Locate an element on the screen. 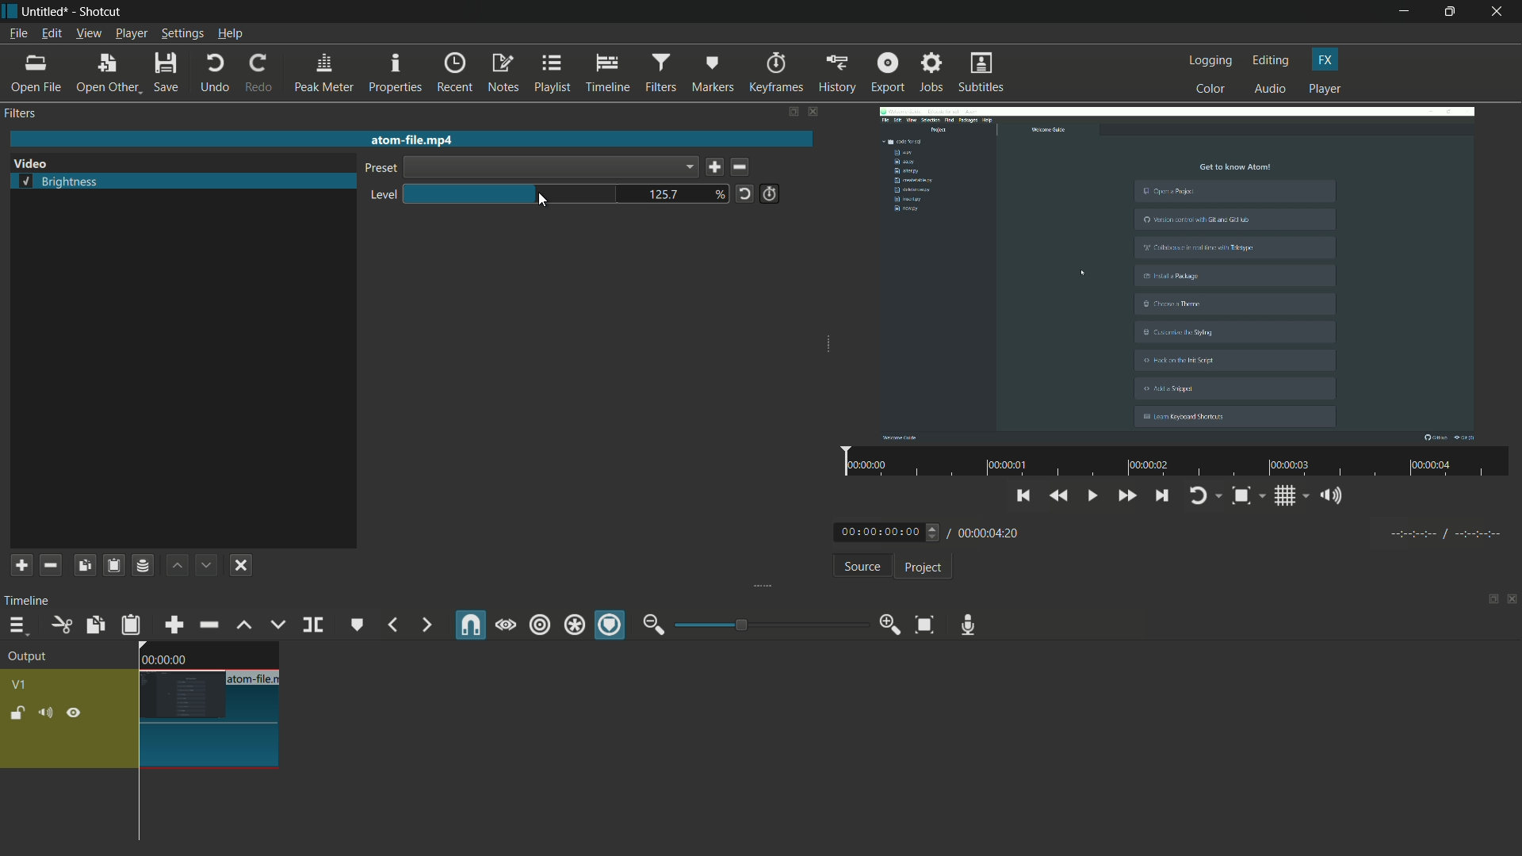  source is located at coordinates (862, 568).